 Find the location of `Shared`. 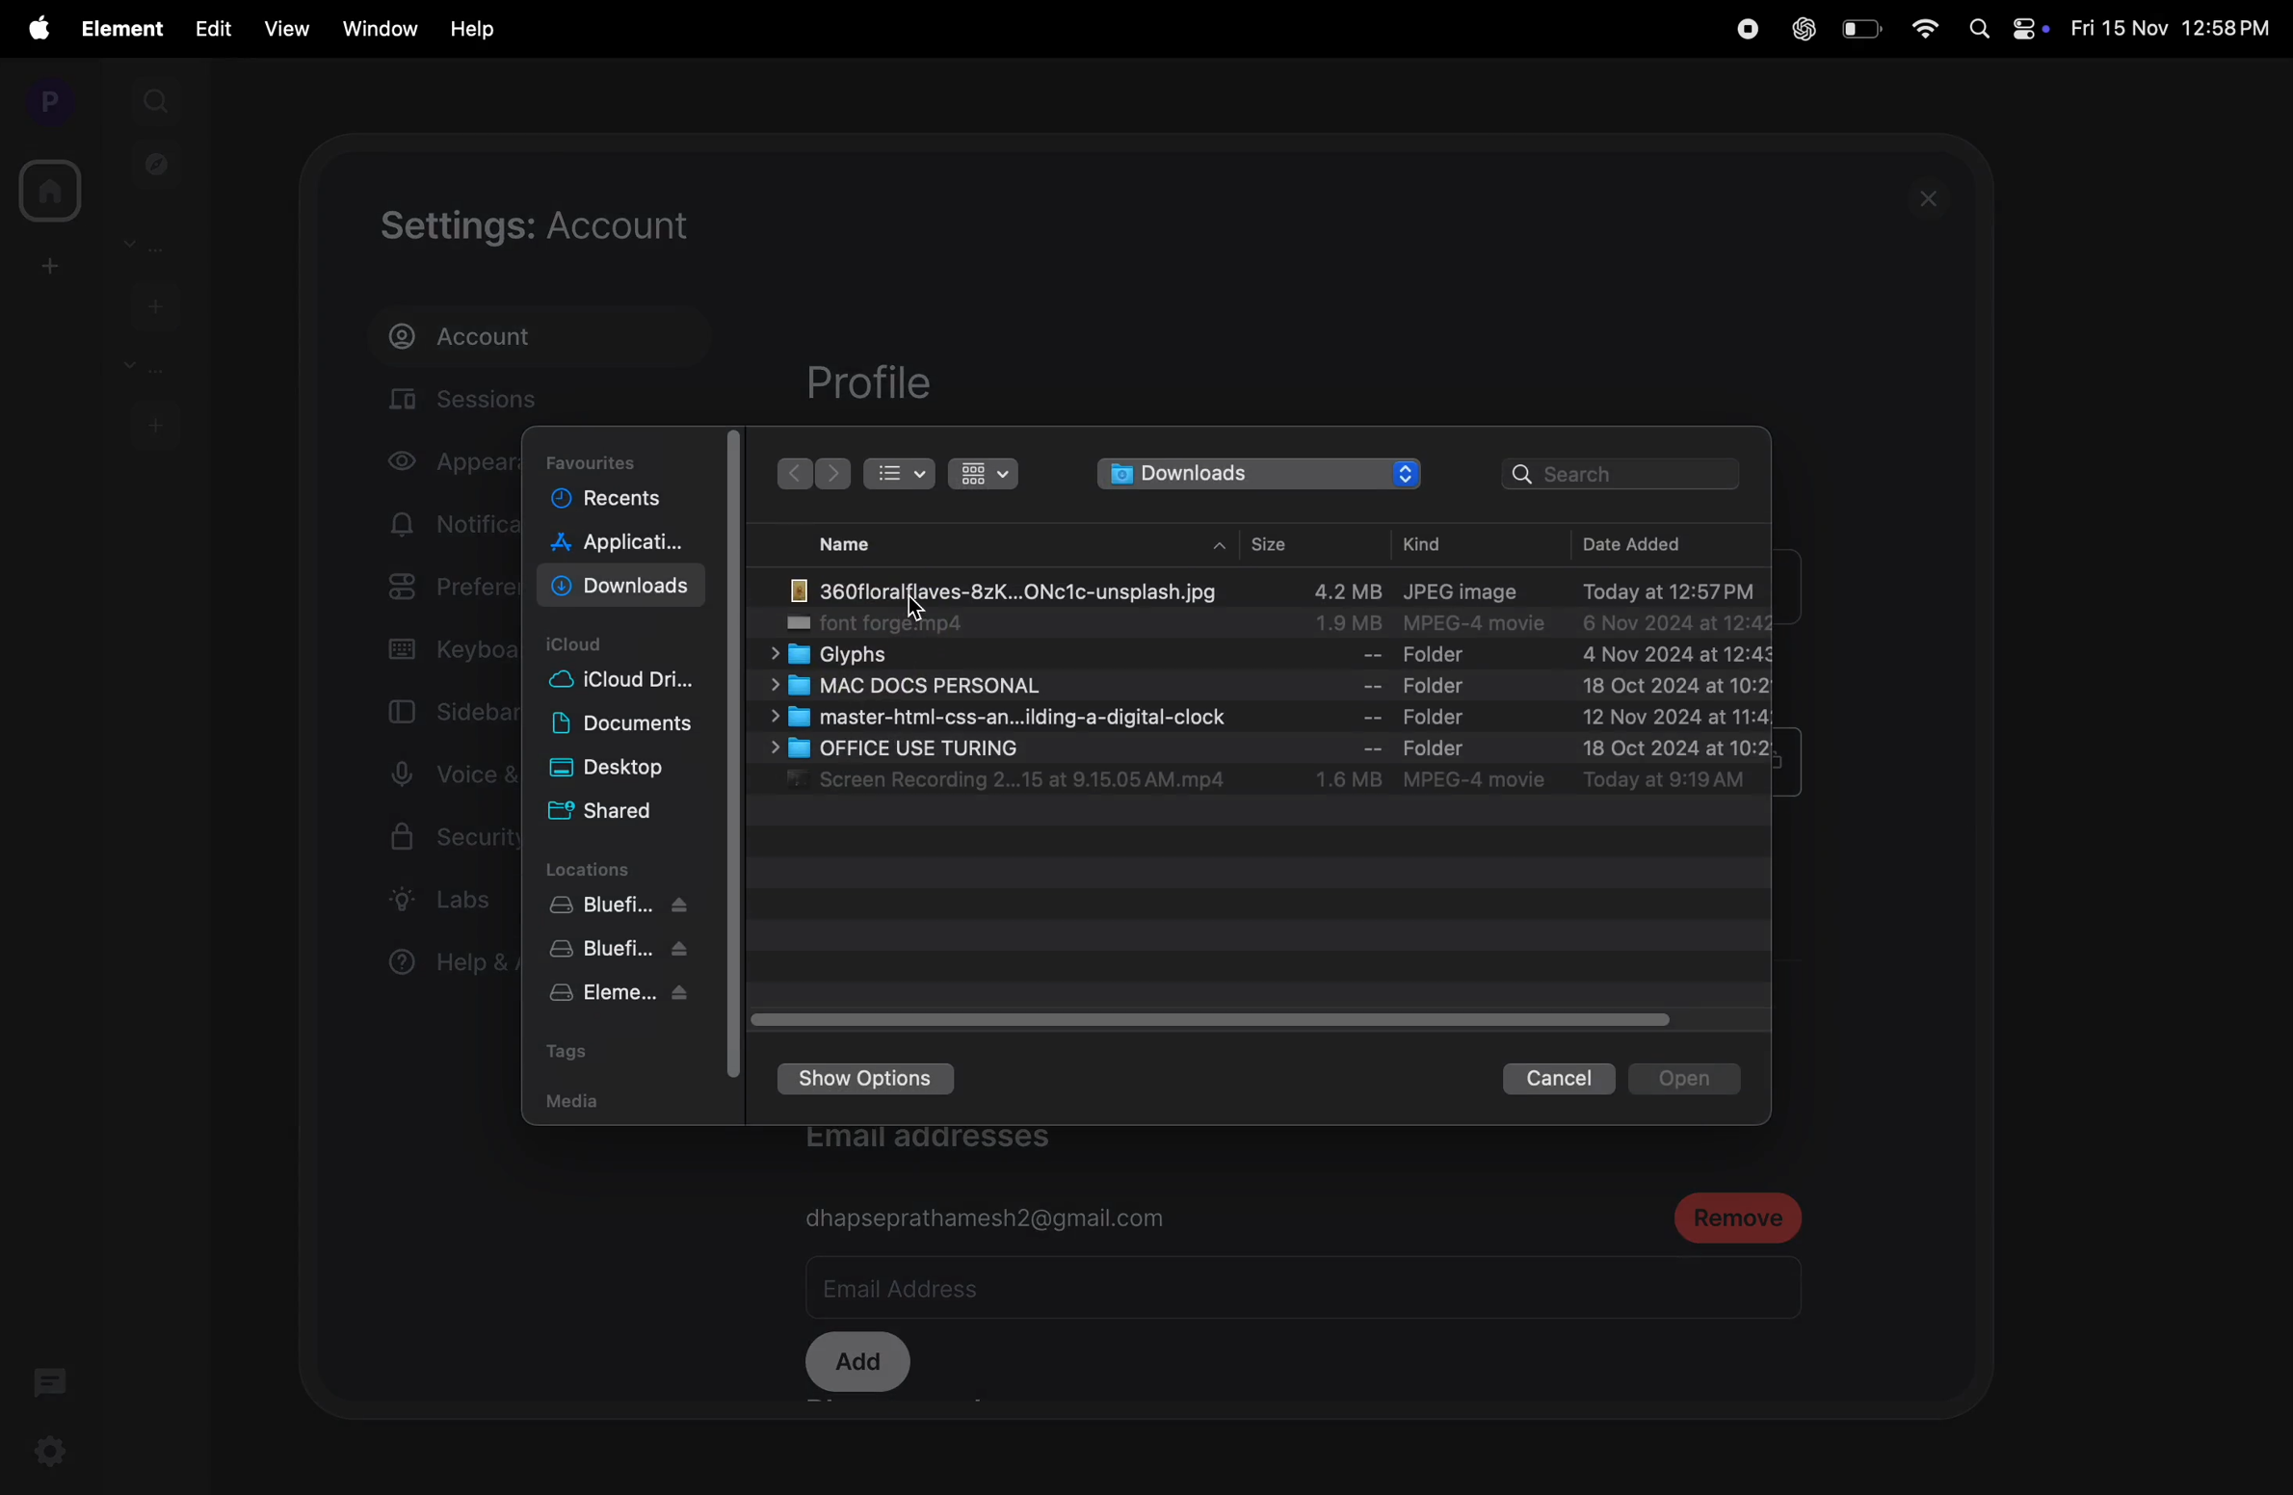

Shared is located at coordinates (610, 815).